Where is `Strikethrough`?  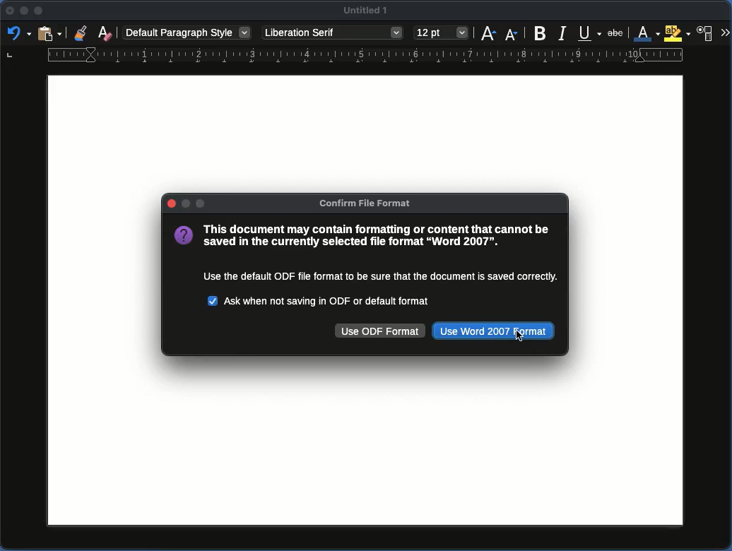
Strikethrough is located at coordinates (617, 32).